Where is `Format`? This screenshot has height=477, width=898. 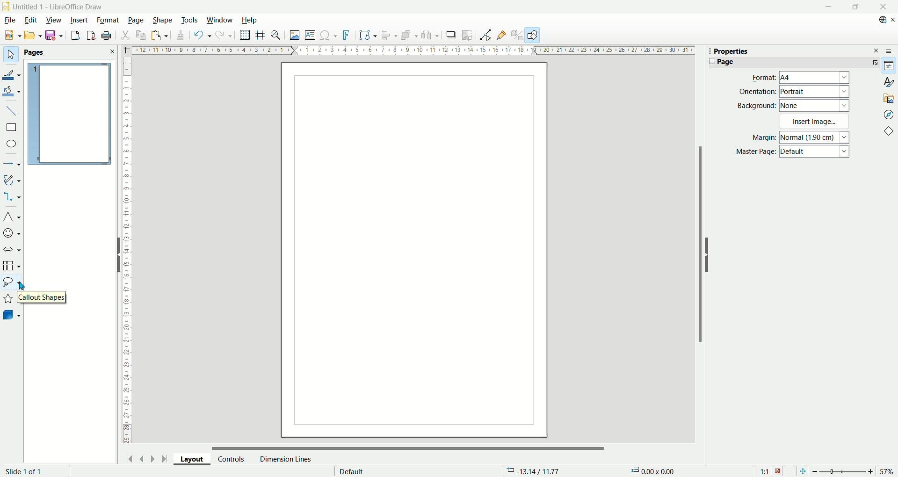 Format is located at coordinates (761, 77).